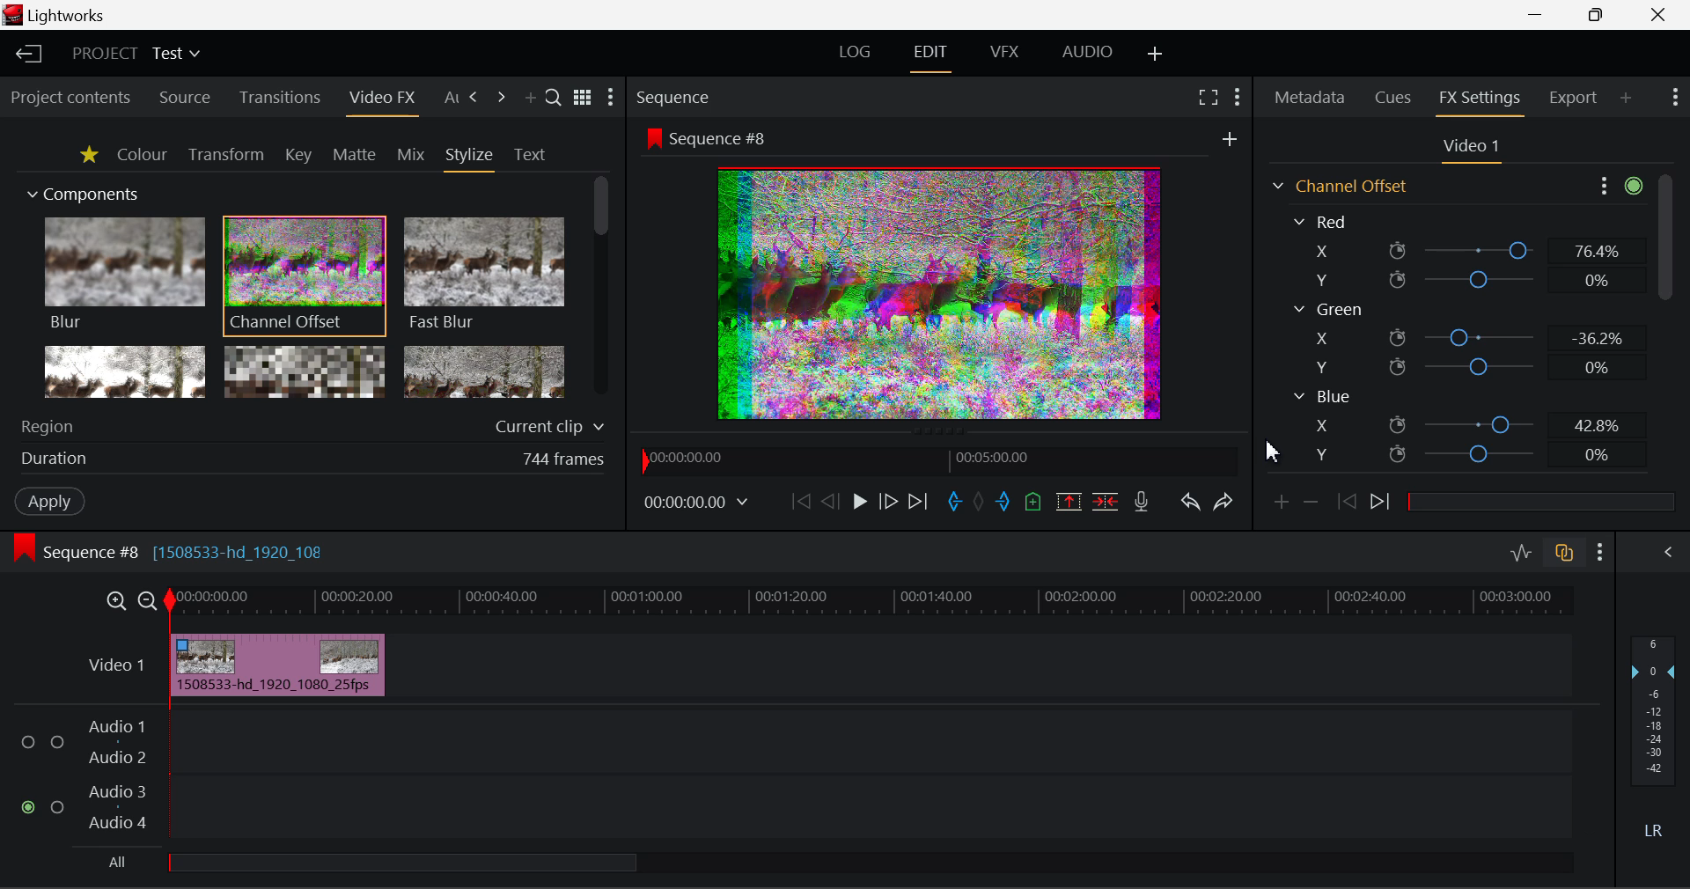 This screenshot has height=889, width=1690. I want to click on Components Section, so click(81, 191).